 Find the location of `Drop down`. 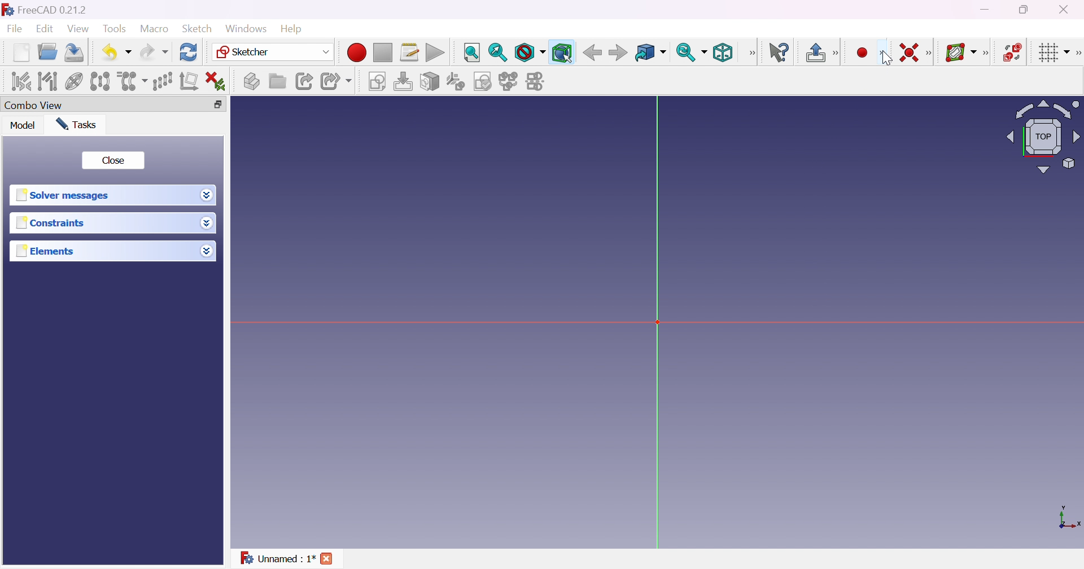

Drop down is located at coordinates (207, 222).